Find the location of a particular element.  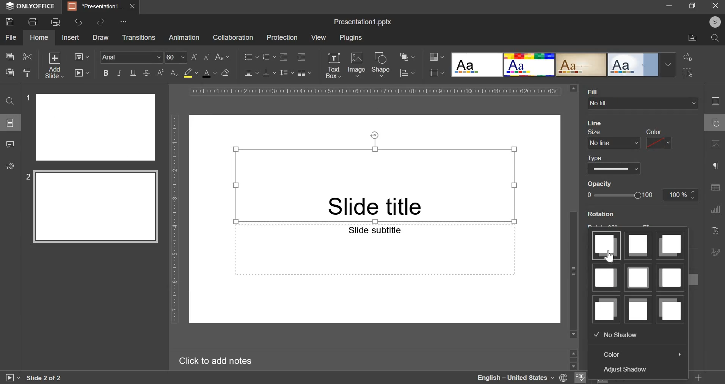

fill is located at coordinates (595, 92).